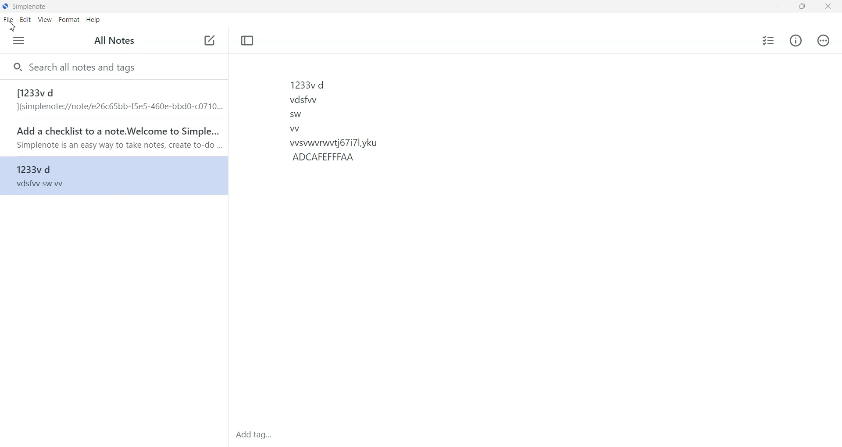 The height and width of the screenshot is (447, 842). Describe the element at coordinates (796, 40) in the screenshot. I see `Info` at that location.